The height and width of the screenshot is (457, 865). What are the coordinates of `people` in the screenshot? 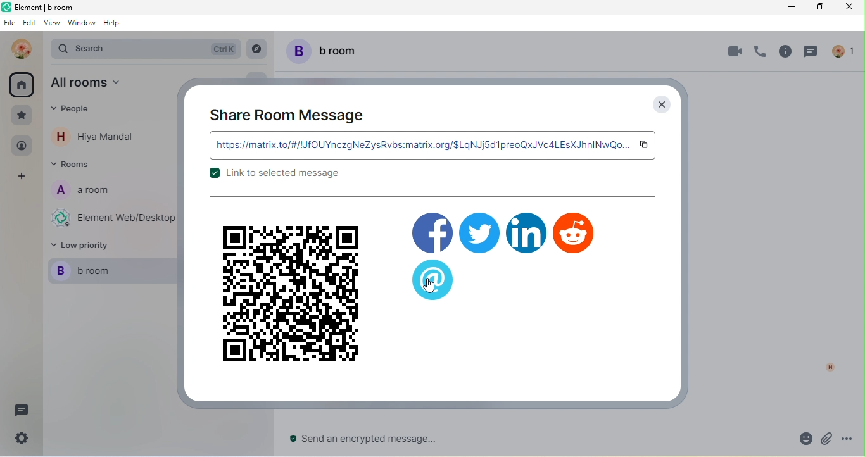 It's located at (22, 146).